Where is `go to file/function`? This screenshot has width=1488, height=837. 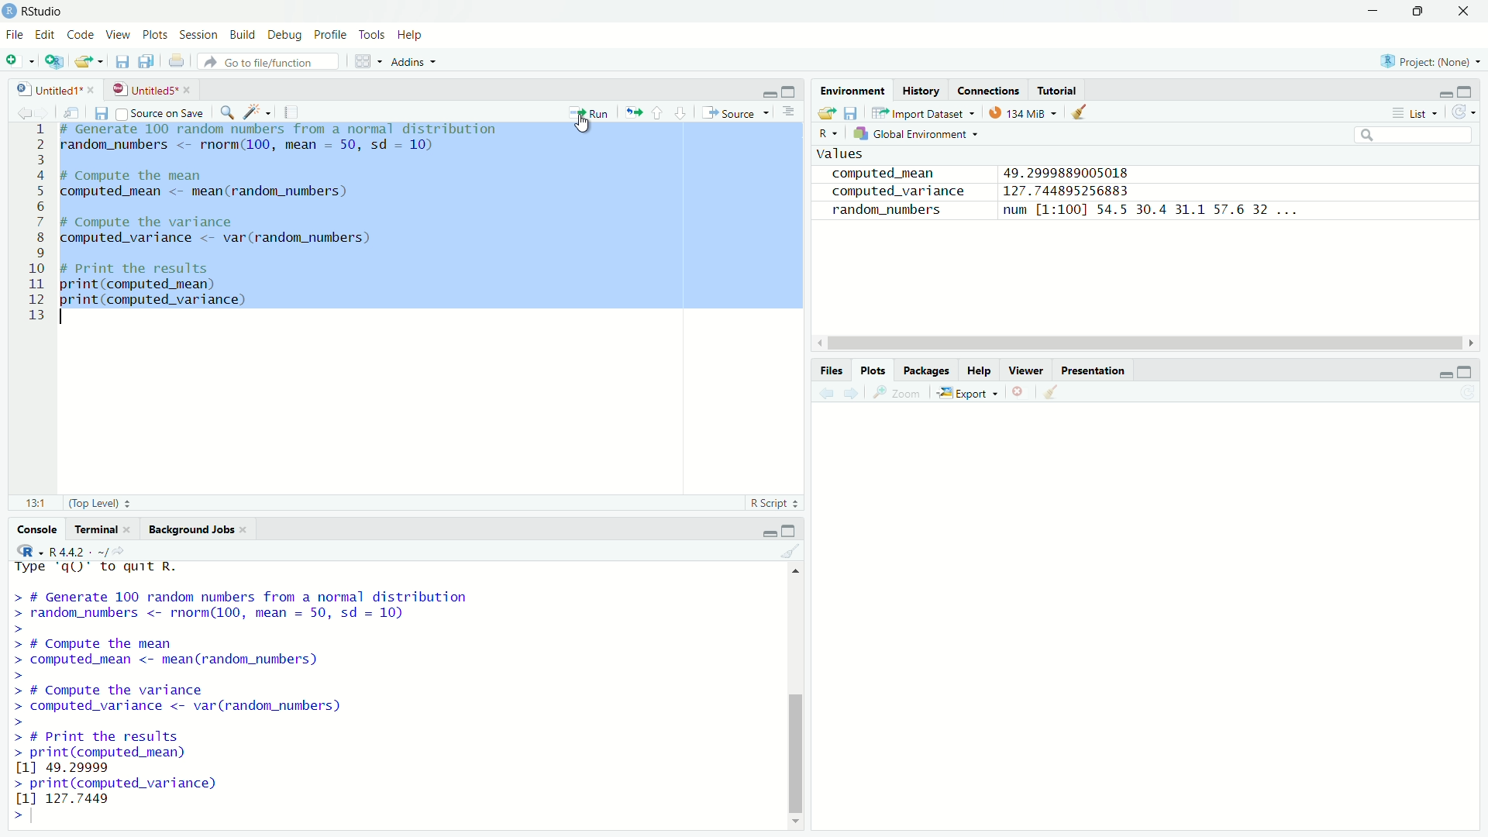 go to file/function is located at coordinates (274, 62).